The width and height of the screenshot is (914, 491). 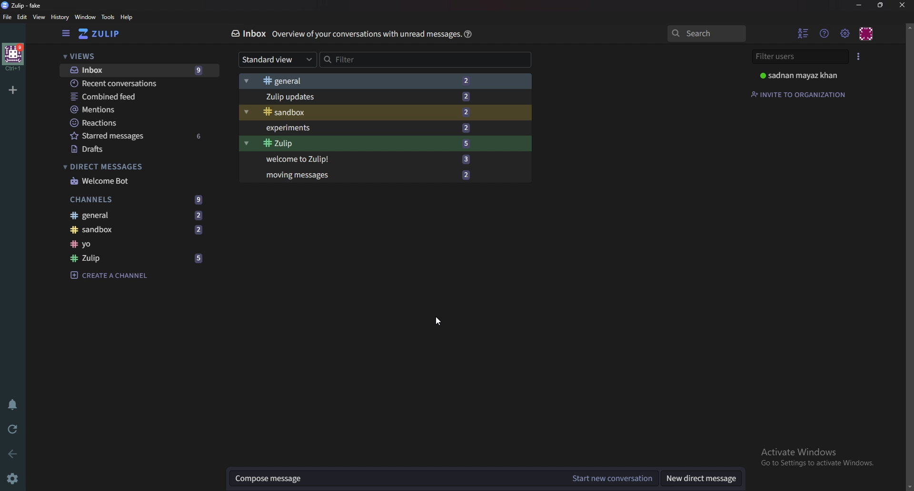 What do you see at coordinates (698, 480) in the screenshot?
I see `New direct messages` at bounding box center [698, 480].